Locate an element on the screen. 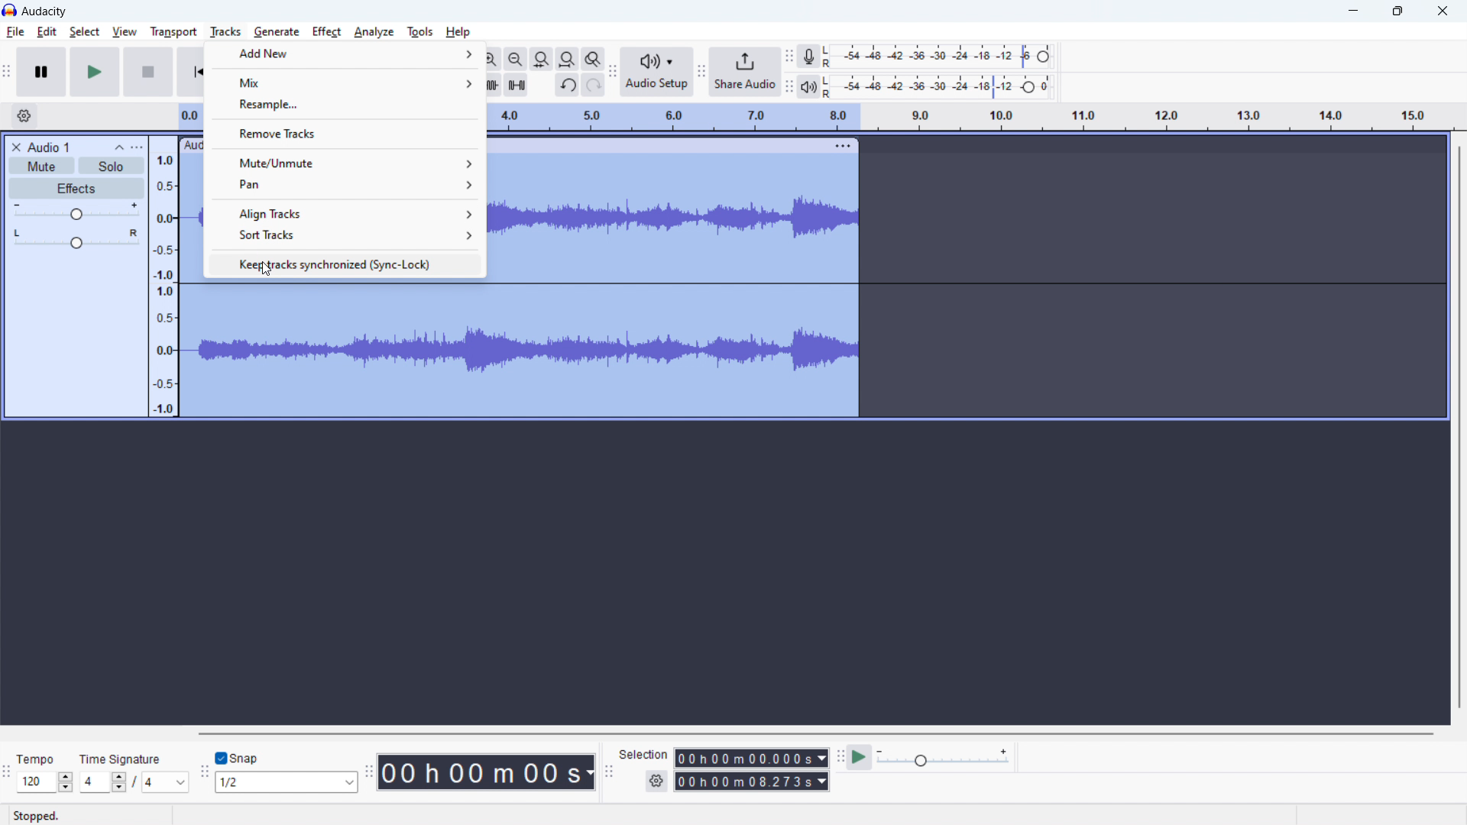 The image size is (1467, 825). toggle zoom is located at coordinates (592, 60).